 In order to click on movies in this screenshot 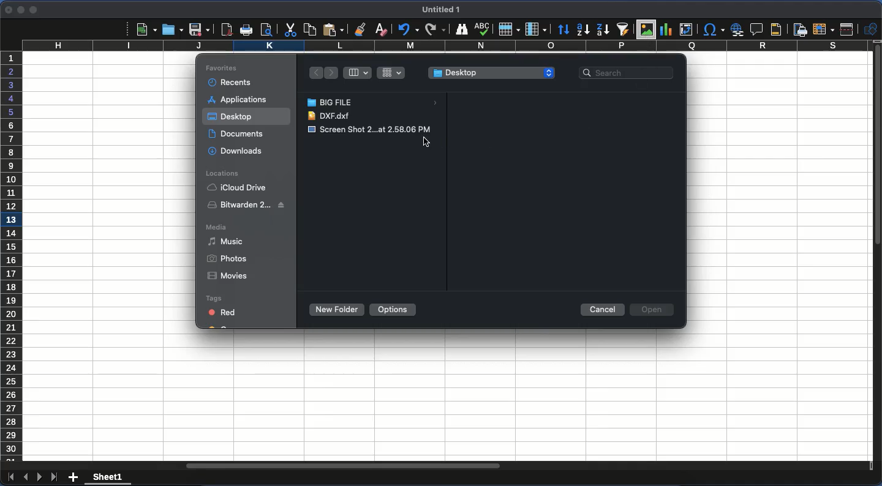, I will do `click(228, 275)`.